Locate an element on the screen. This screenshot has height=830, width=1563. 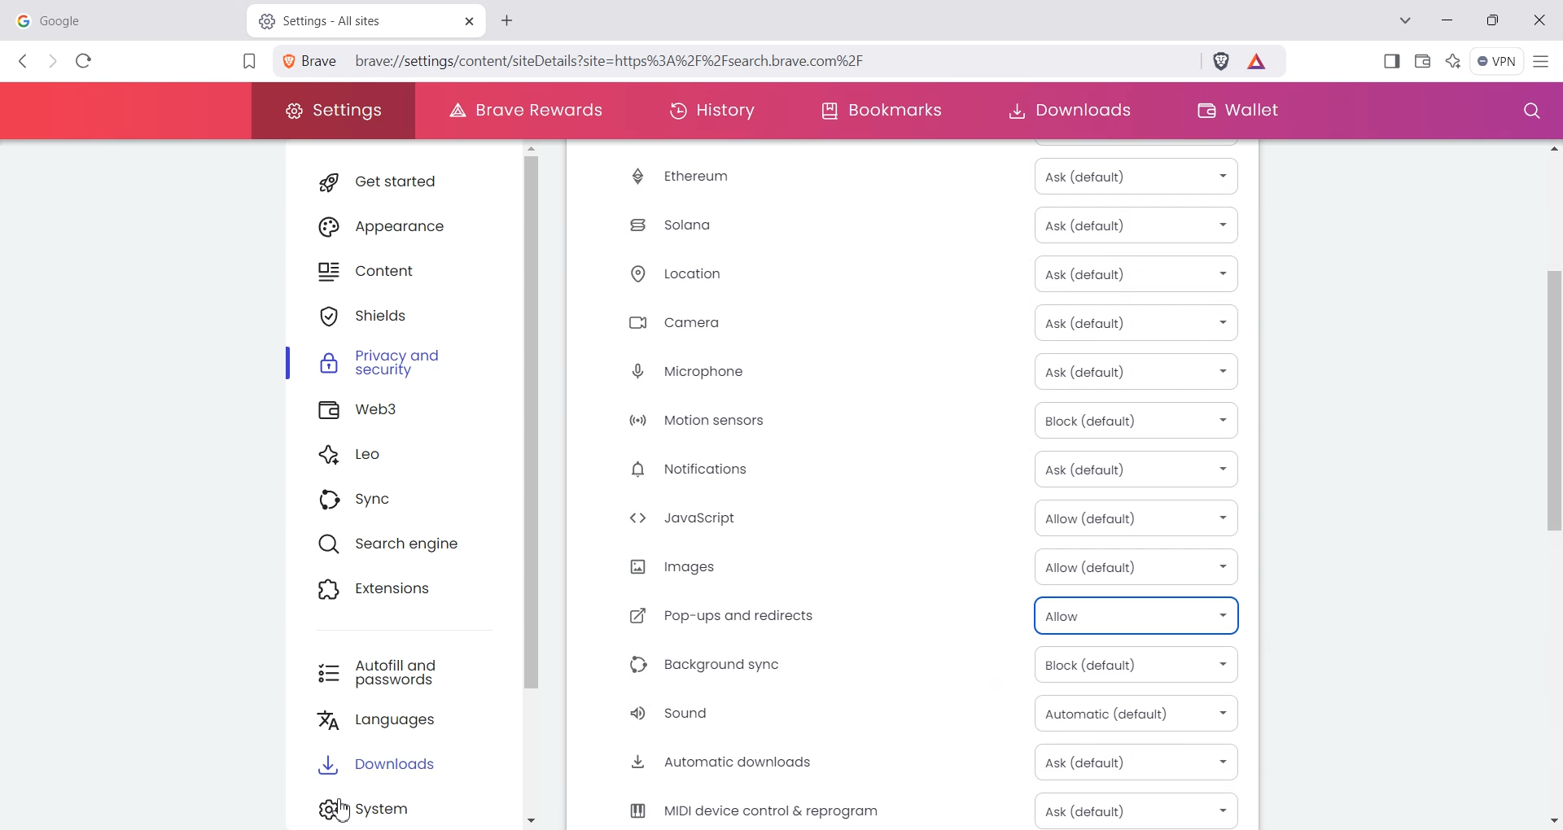
Search window is located at coordinates (1528, 111).